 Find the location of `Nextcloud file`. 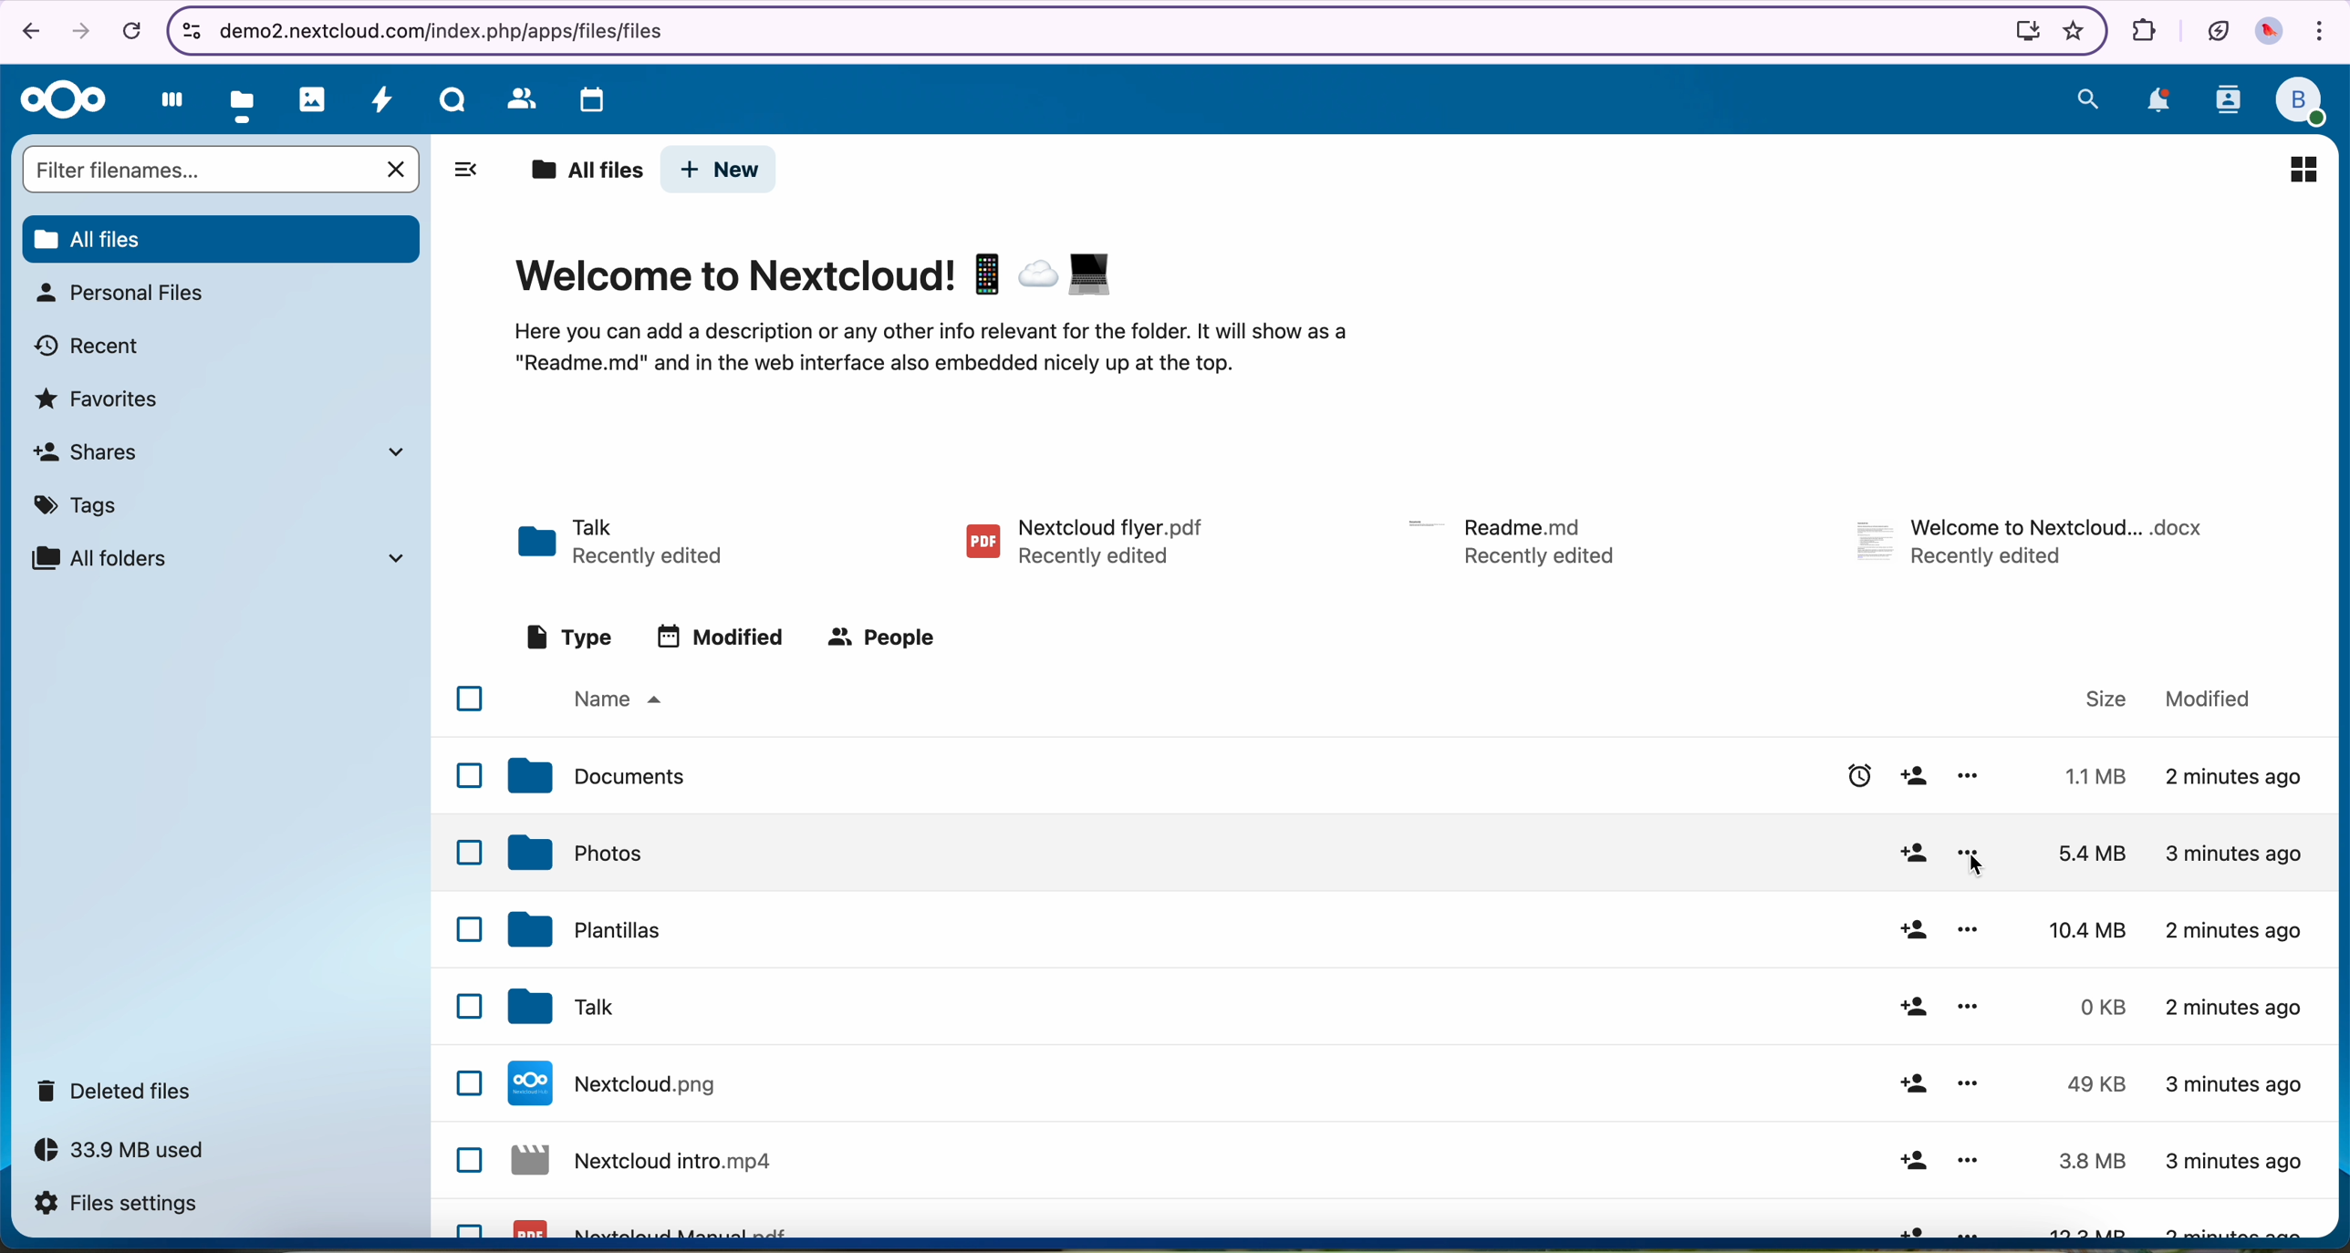

Nextcloud file is located at coordinates (649, 1164).